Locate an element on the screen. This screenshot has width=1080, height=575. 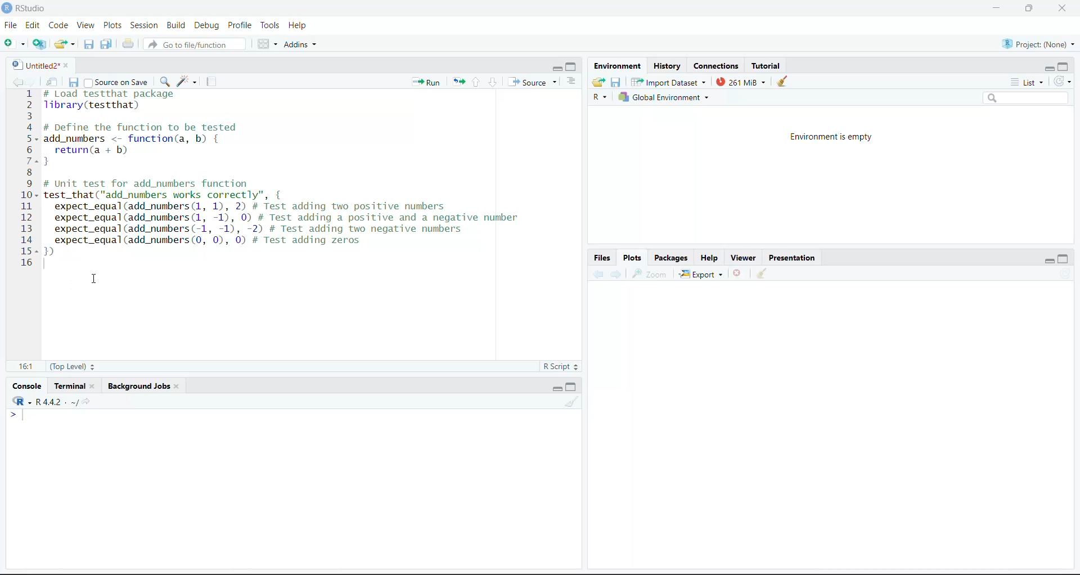
Forward is located at coordinates (615, 273).